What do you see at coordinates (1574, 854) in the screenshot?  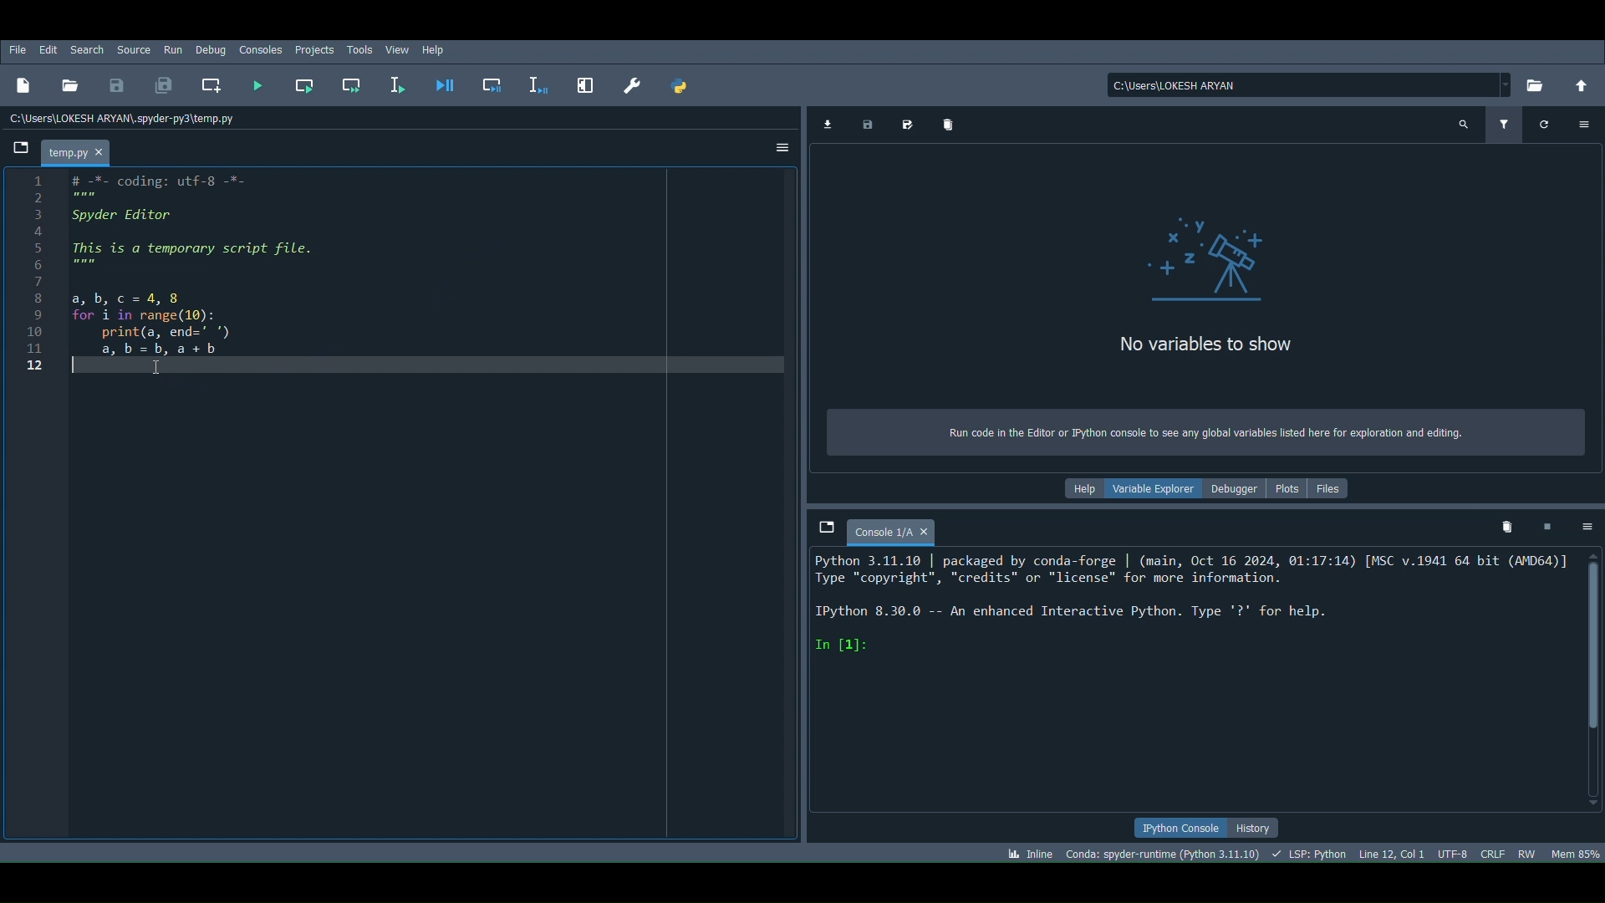 I see `Global memory usage` at bounding box center [1574, 854].